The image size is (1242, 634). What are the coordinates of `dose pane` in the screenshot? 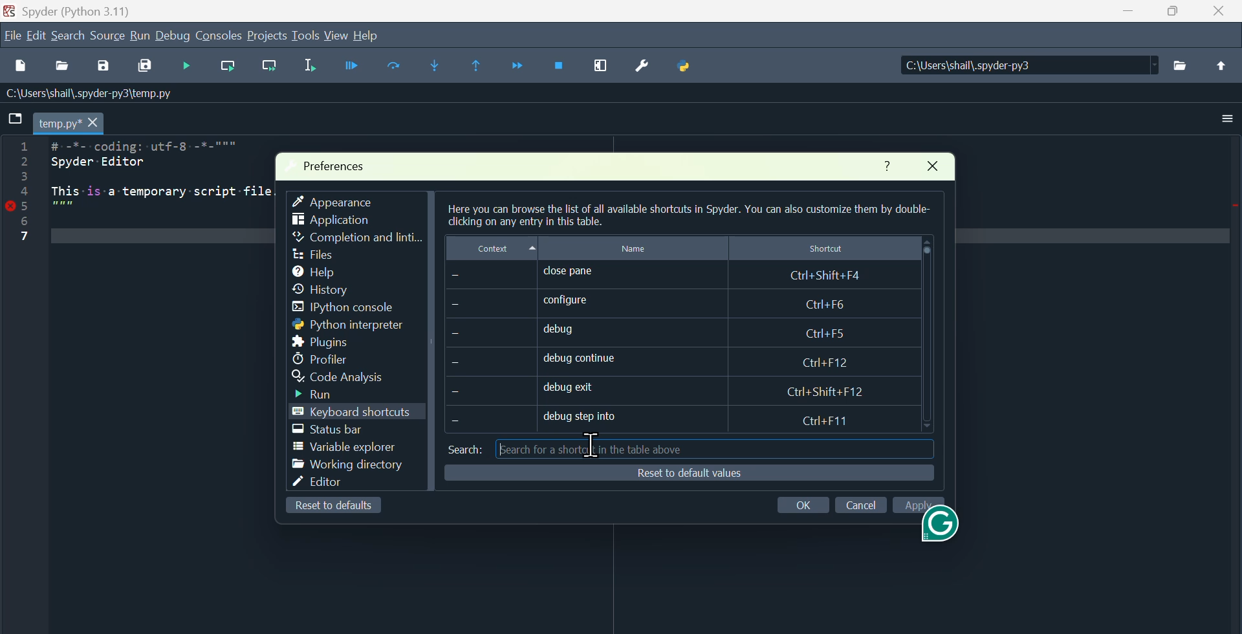 It's located at (684, 276).